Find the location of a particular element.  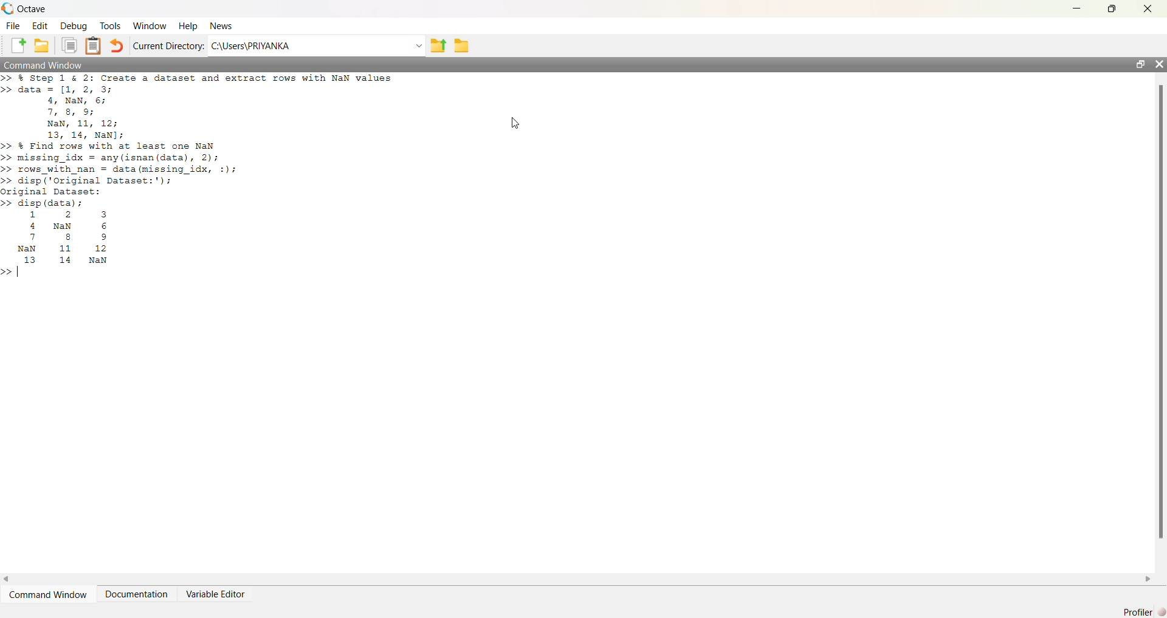

Command Window is located at coordinates (48, 595).